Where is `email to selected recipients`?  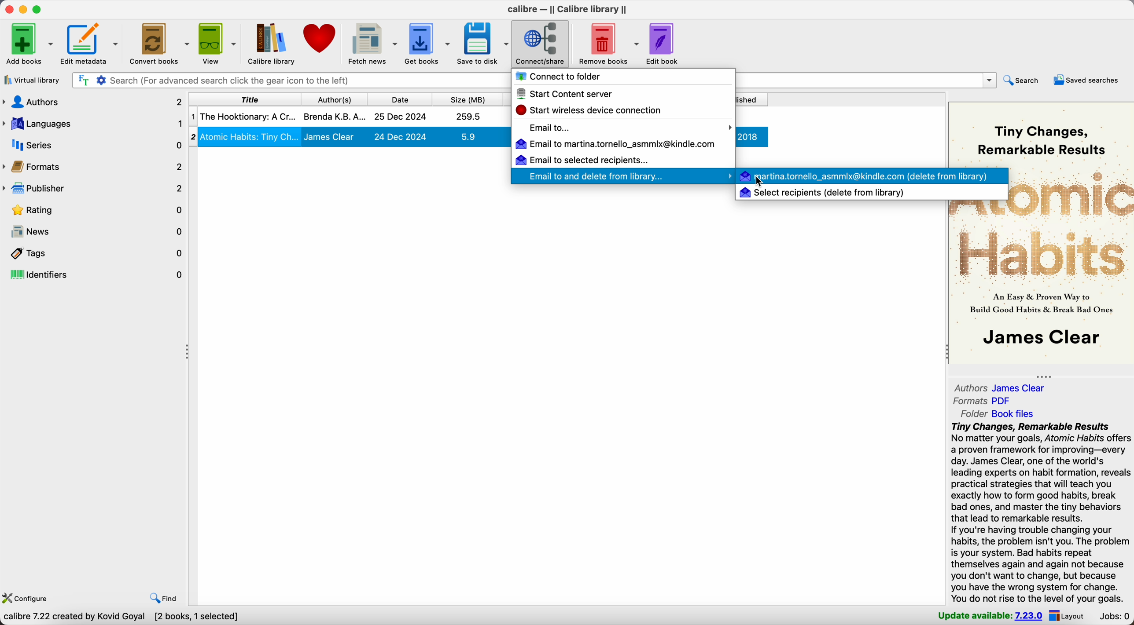 email to selected recipients is located at coordinates (581, 159).